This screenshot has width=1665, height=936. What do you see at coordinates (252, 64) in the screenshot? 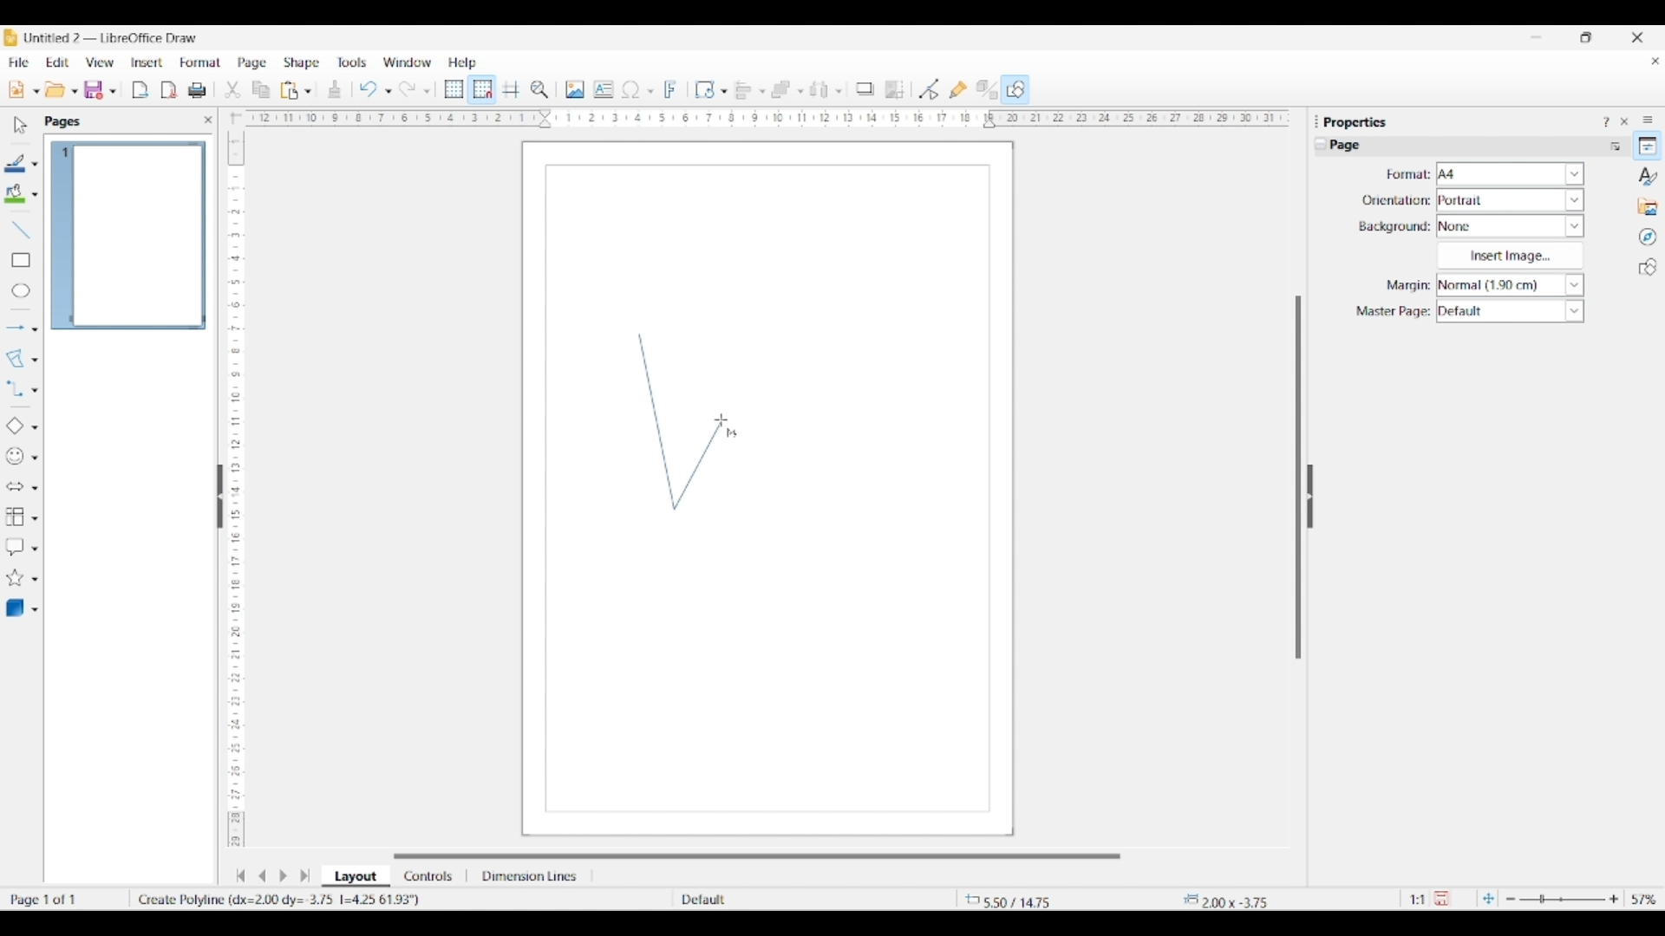
I see `Page` at bounding box center [252, 64].